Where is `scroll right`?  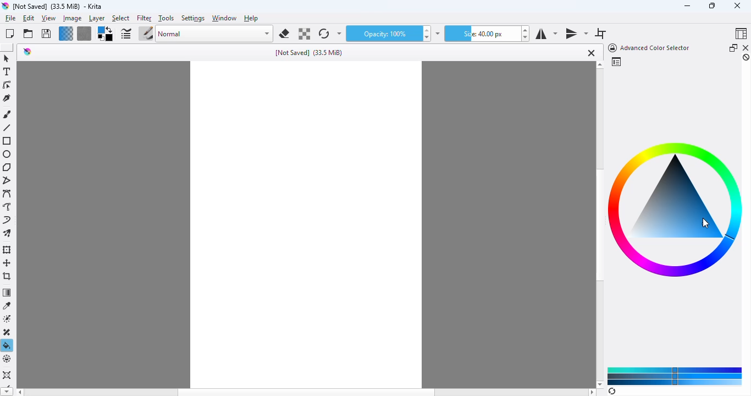
scroll right is located at coordinates (592, 392).